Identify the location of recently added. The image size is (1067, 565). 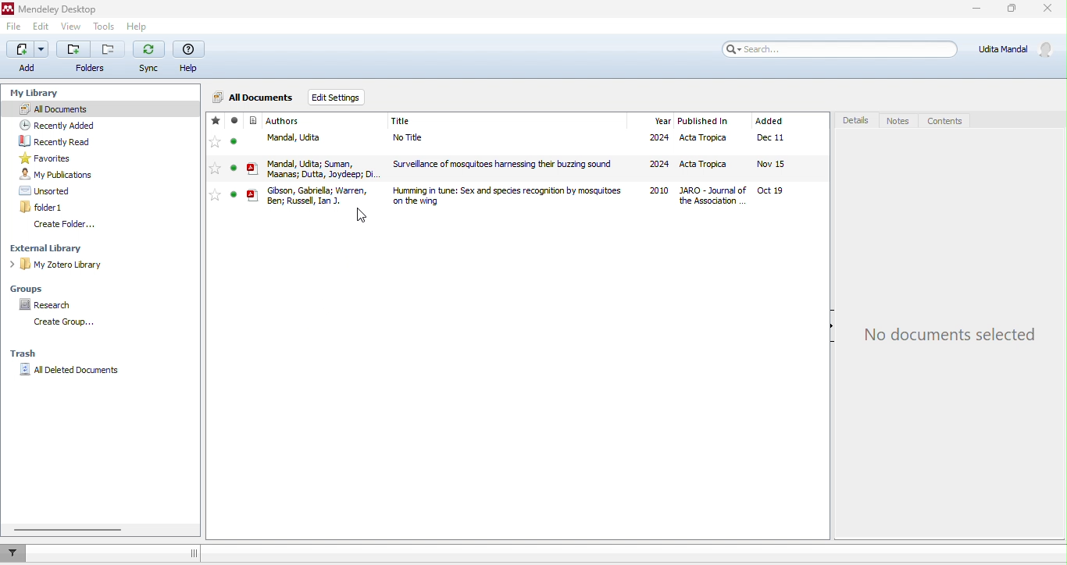
(56, 124).